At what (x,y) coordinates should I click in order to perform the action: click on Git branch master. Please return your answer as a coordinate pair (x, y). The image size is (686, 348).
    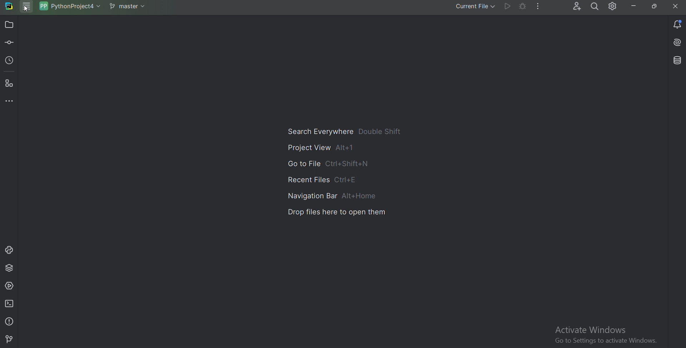
    Looking at the image, I should click on (129, 7).